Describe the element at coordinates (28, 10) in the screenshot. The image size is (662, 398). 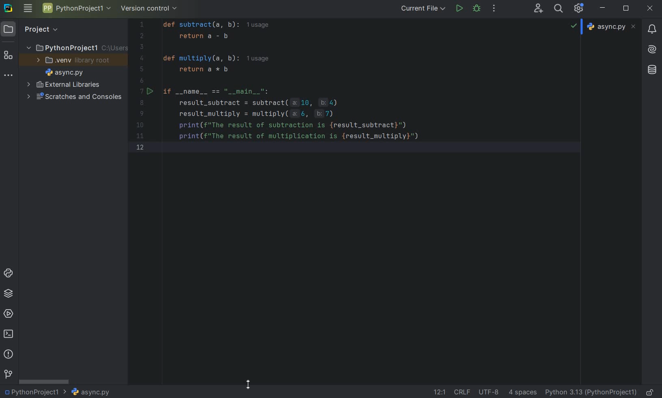
I see `main menu` at that location.